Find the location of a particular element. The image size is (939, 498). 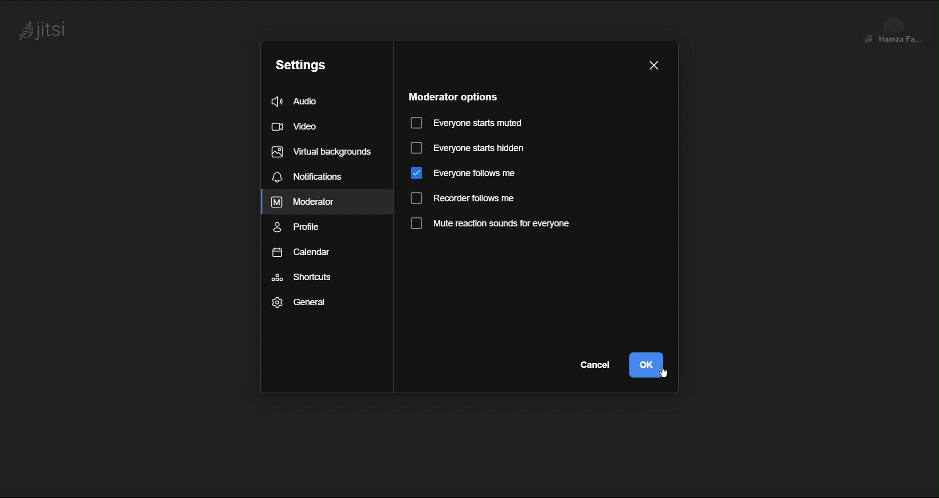

Settings is located at coordinates (303, 63).